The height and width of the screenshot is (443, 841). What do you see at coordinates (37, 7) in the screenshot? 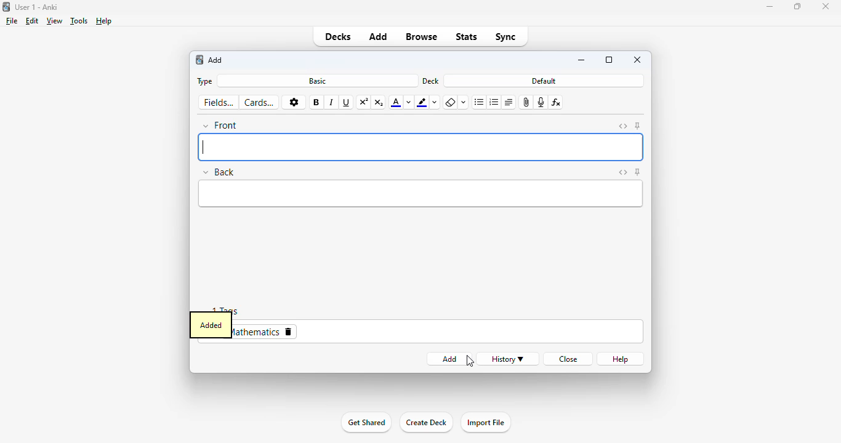
I see `title` at bounding box center [37, 7].